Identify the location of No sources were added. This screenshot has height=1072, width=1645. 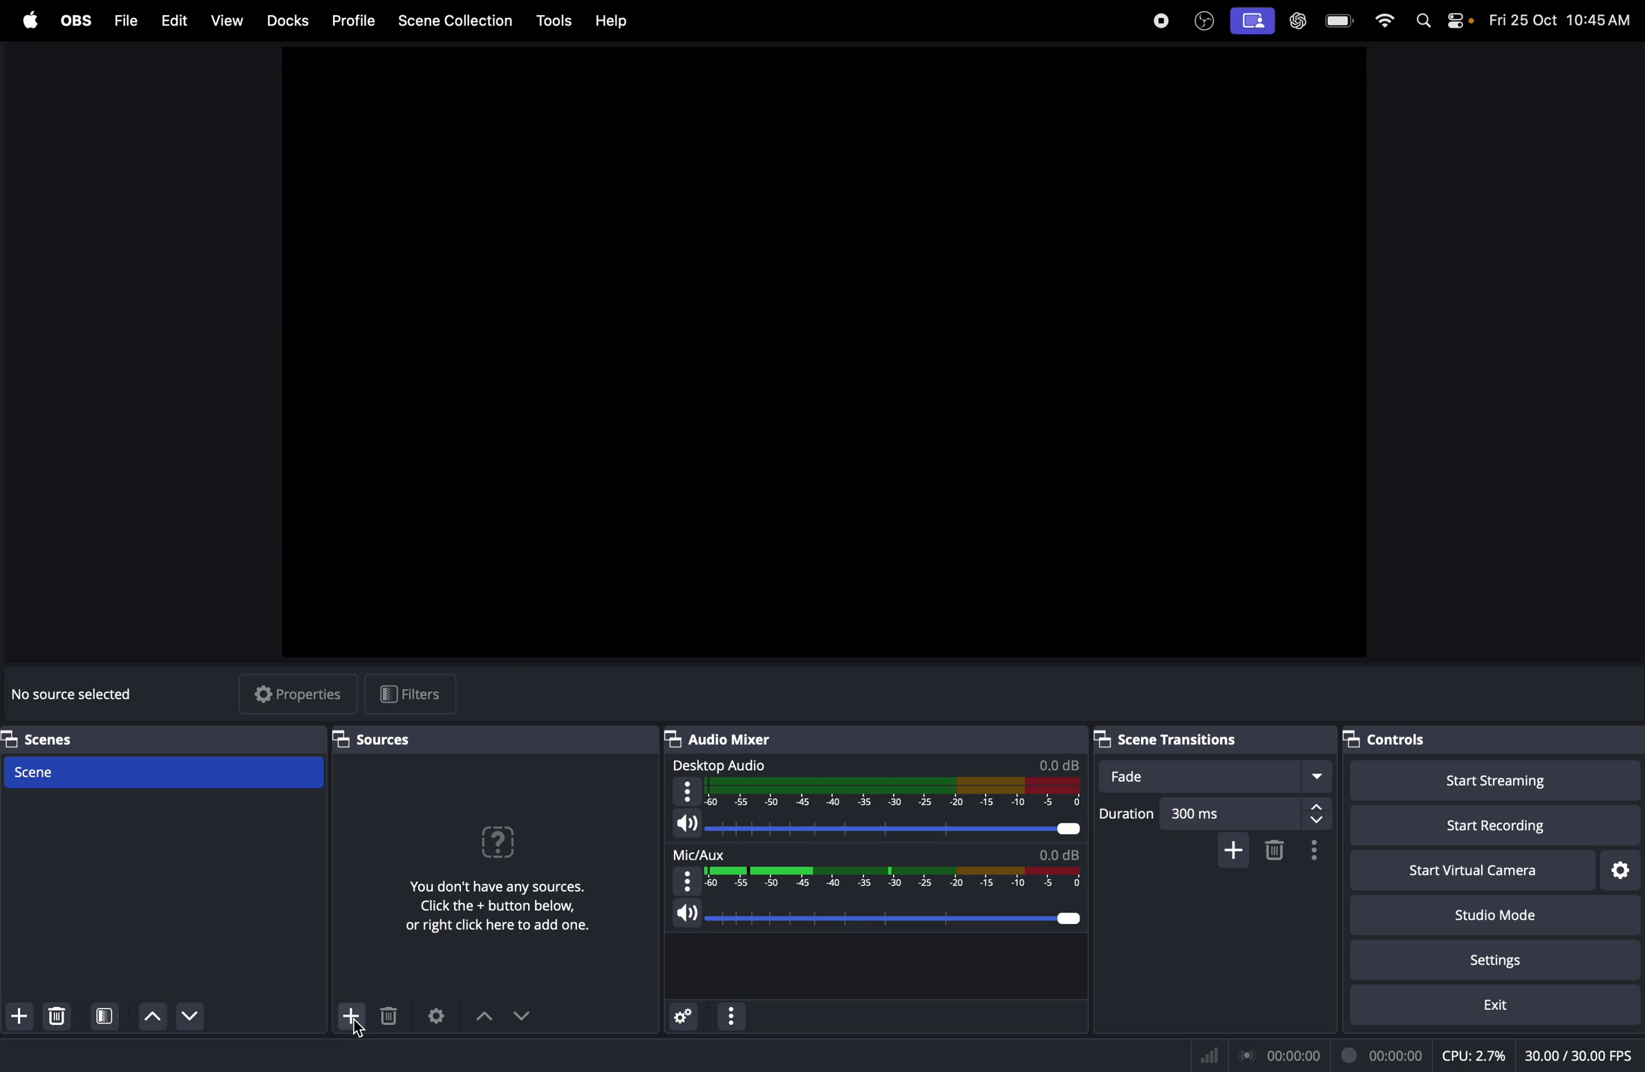
(498, 878).